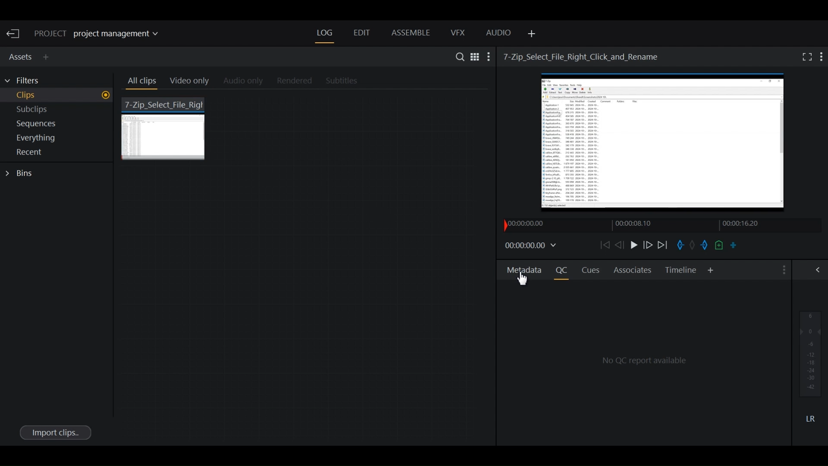 This screenshot has width=828, height=466. What do you see at coordinates (810, 418) in the screenshot?
I see `Mute` at bounding box center [810, 418].